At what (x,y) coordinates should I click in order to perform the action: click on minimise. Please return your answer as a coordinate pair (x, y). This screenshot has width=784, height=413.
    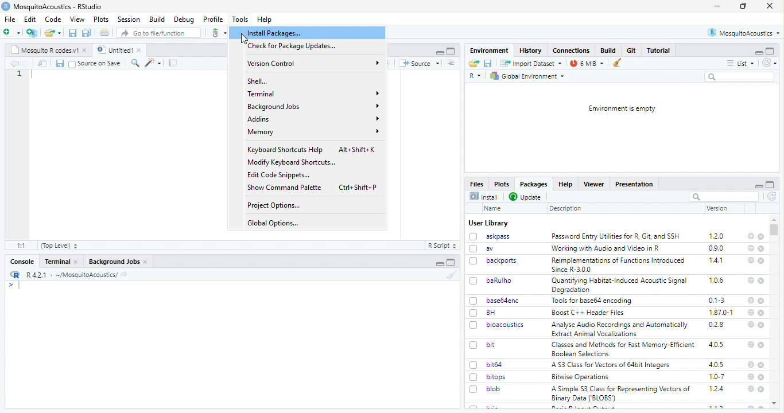
    Looking at the image, I should click on (718, 6).